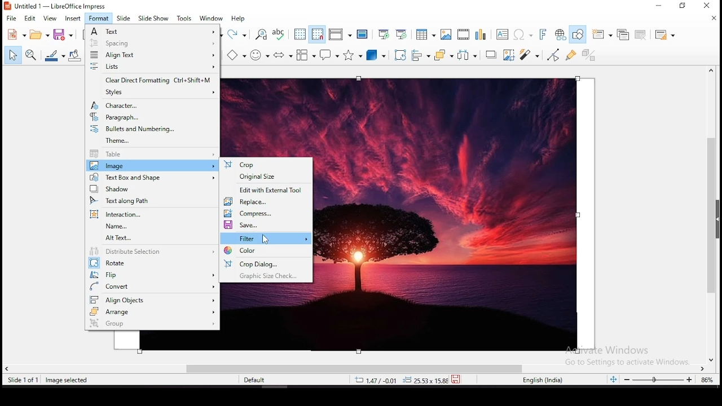  Describe the element at coordinates (262, 35) in the screenshot. I see `find and replace` at that location.